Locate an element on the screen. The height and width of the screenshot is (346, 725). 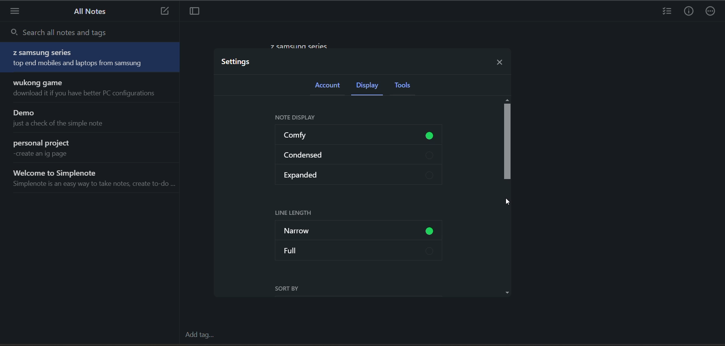
Demo
just a check of the simple note is located at coordinates (93, 119).